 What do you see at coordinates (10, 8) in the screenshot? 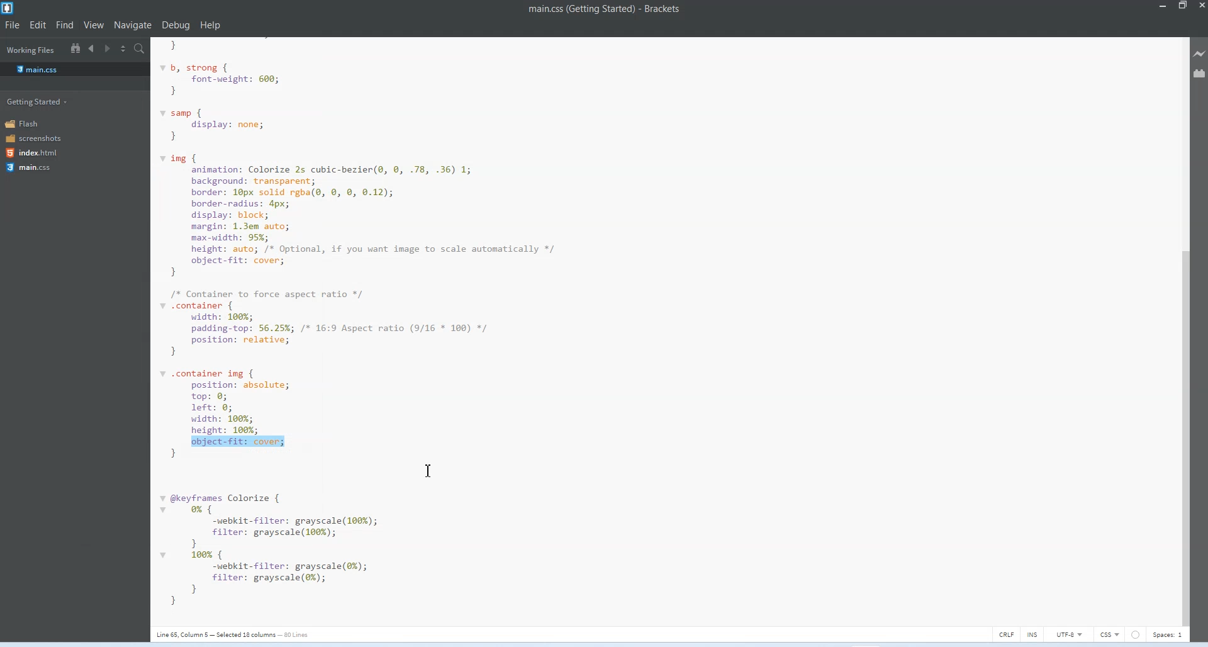
I see `Logo` at bounding box center [10, 8].